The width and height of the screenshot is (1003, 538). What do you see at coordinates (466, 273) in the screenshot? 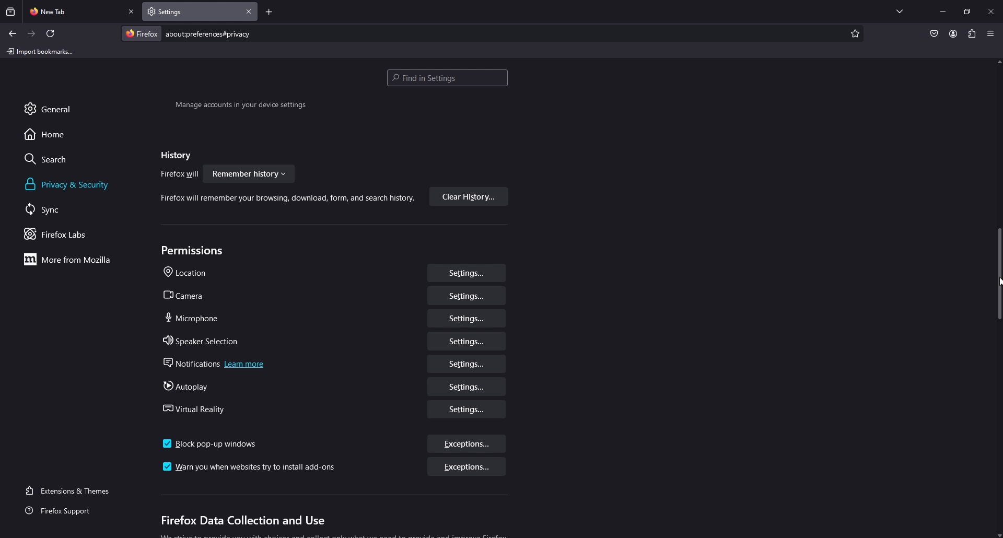
I see `settings` at bounding box center [466, 273].